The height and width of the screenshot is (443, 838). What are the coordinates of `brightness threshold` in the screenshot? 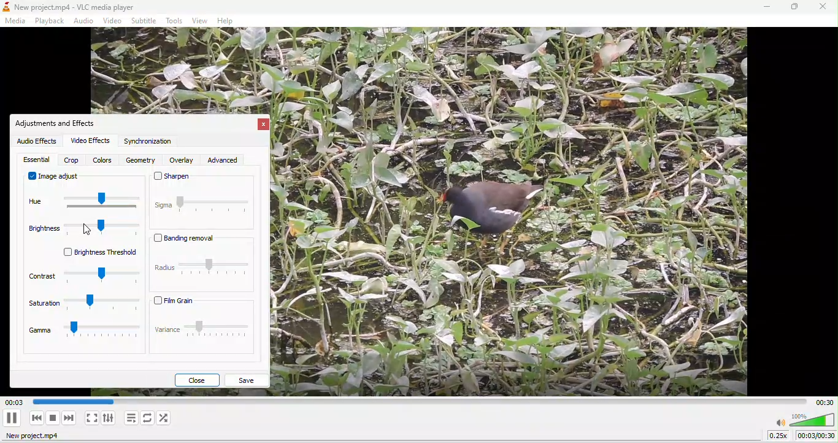 It's located at (91, 255).